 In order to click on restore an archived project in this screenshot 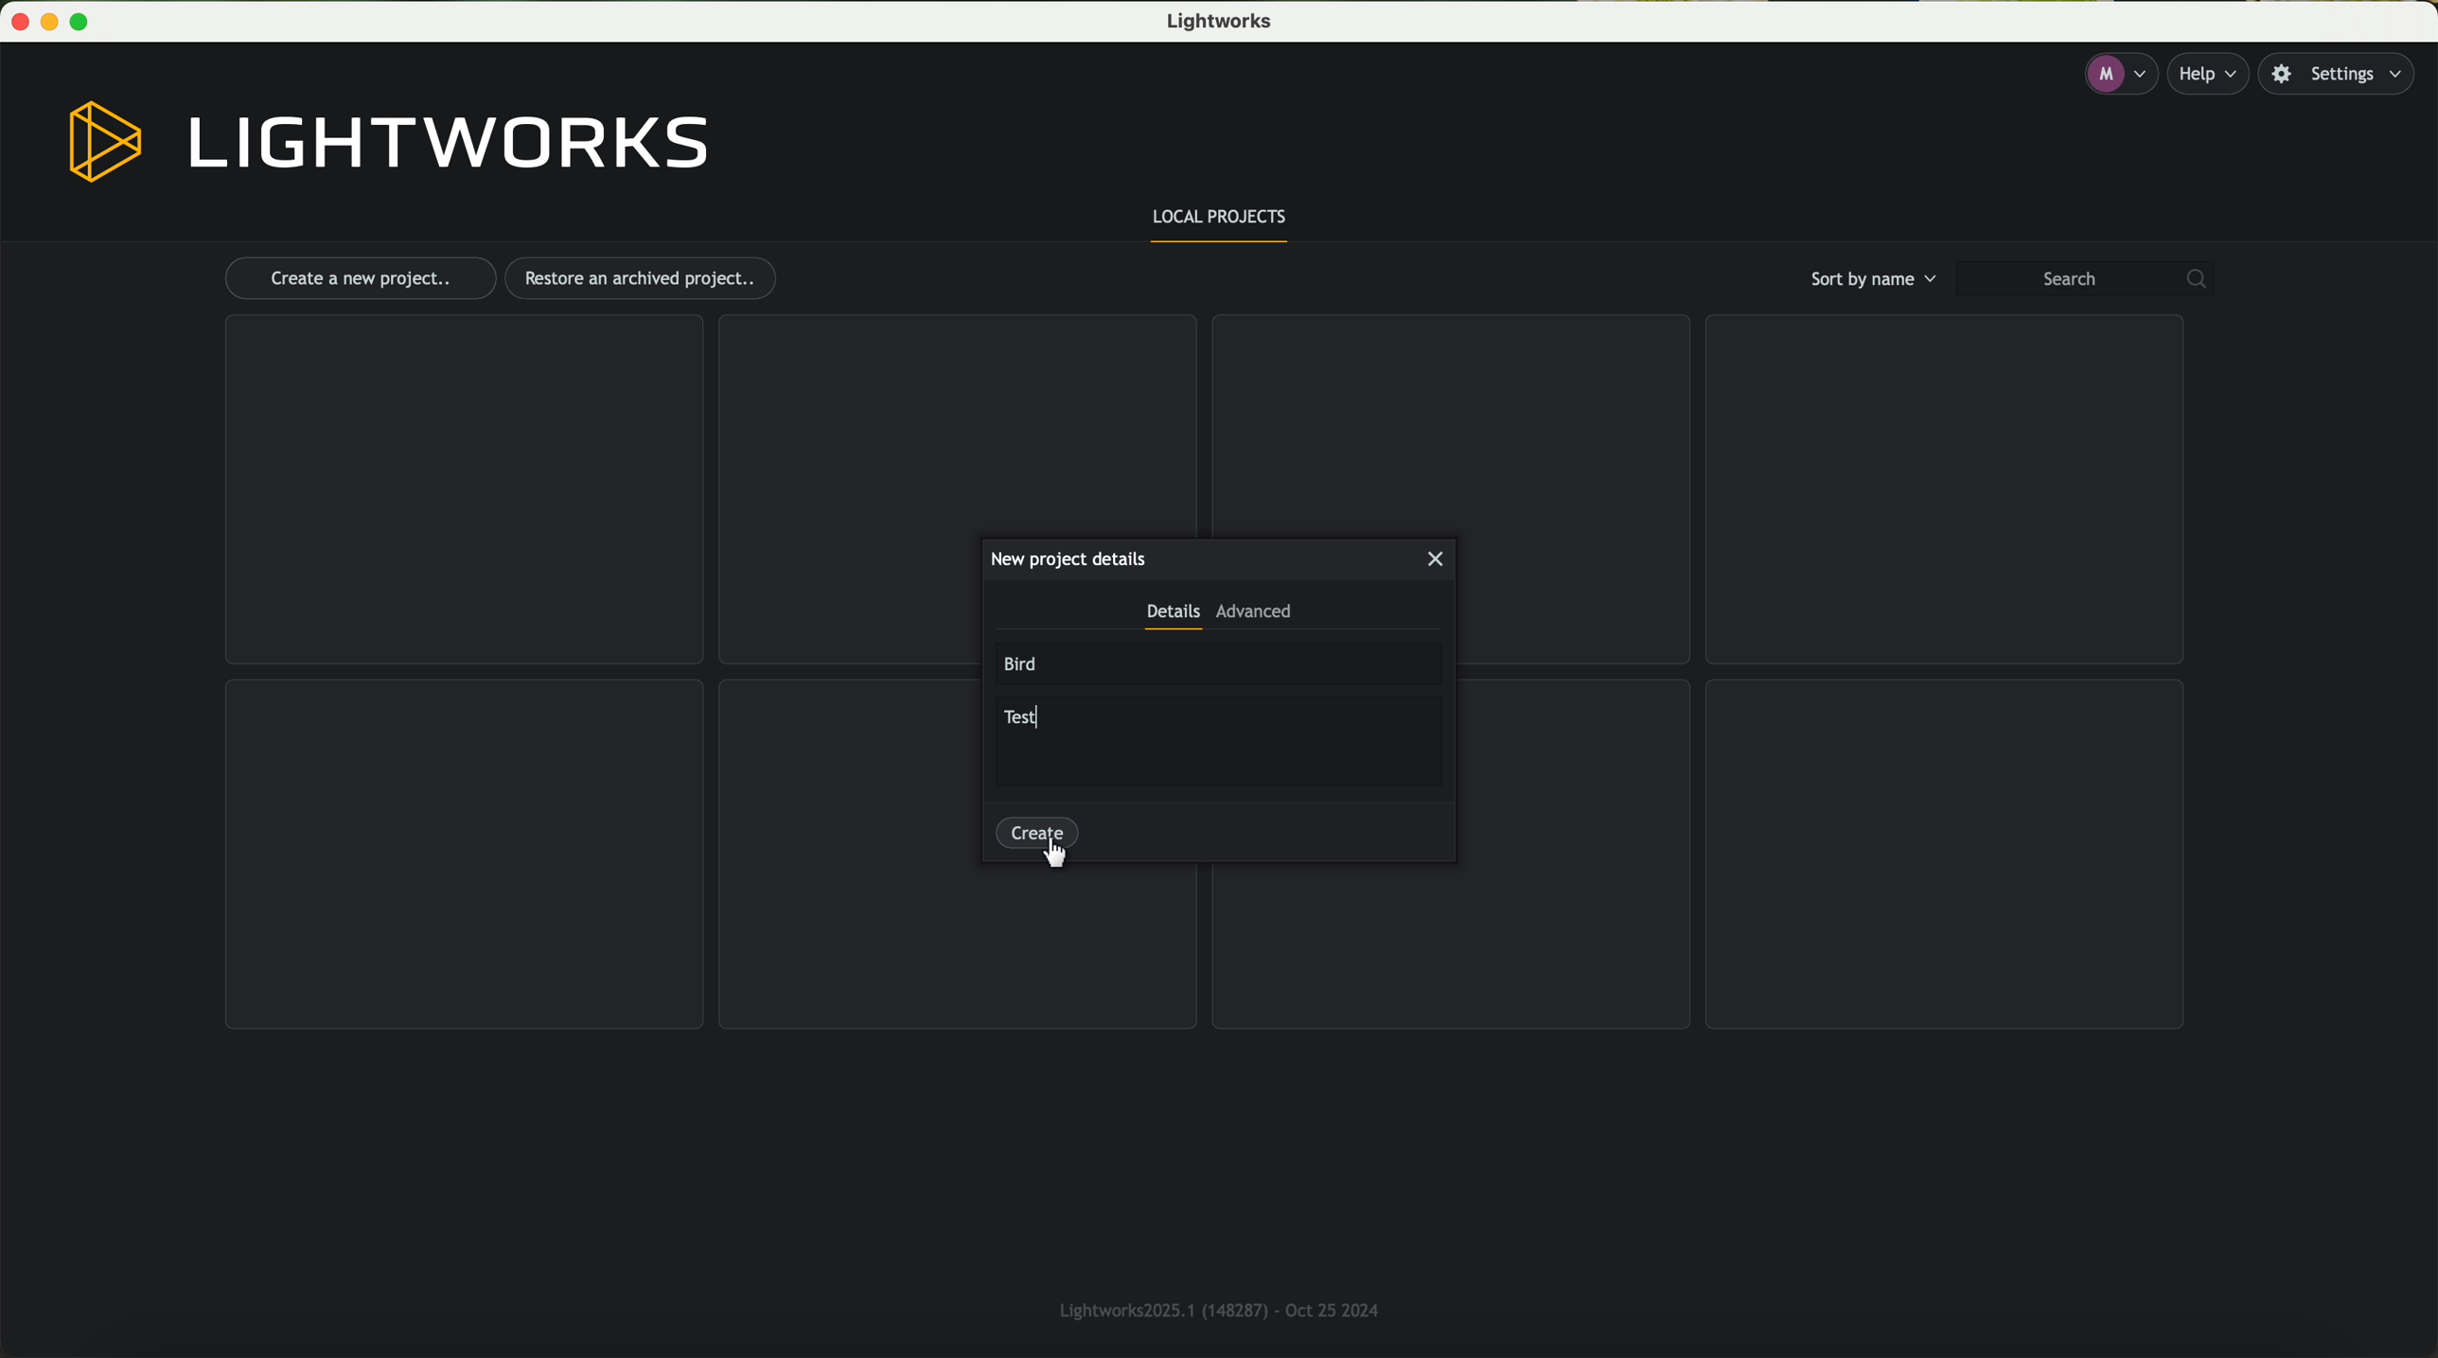, I will do `click(645, 278)`.